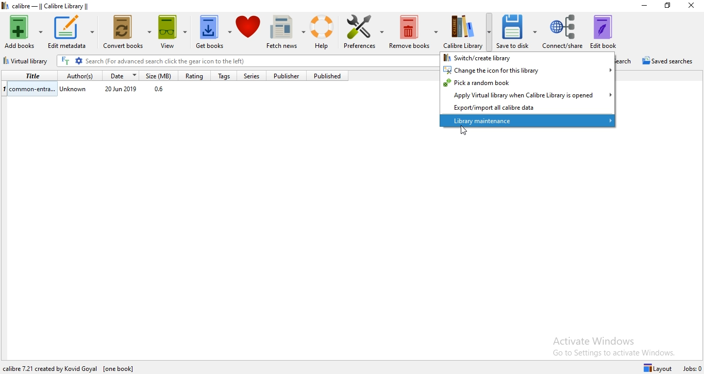 The width and height of the screenshot is (704, 374). I want to click on Remove books, so click(413, 32).